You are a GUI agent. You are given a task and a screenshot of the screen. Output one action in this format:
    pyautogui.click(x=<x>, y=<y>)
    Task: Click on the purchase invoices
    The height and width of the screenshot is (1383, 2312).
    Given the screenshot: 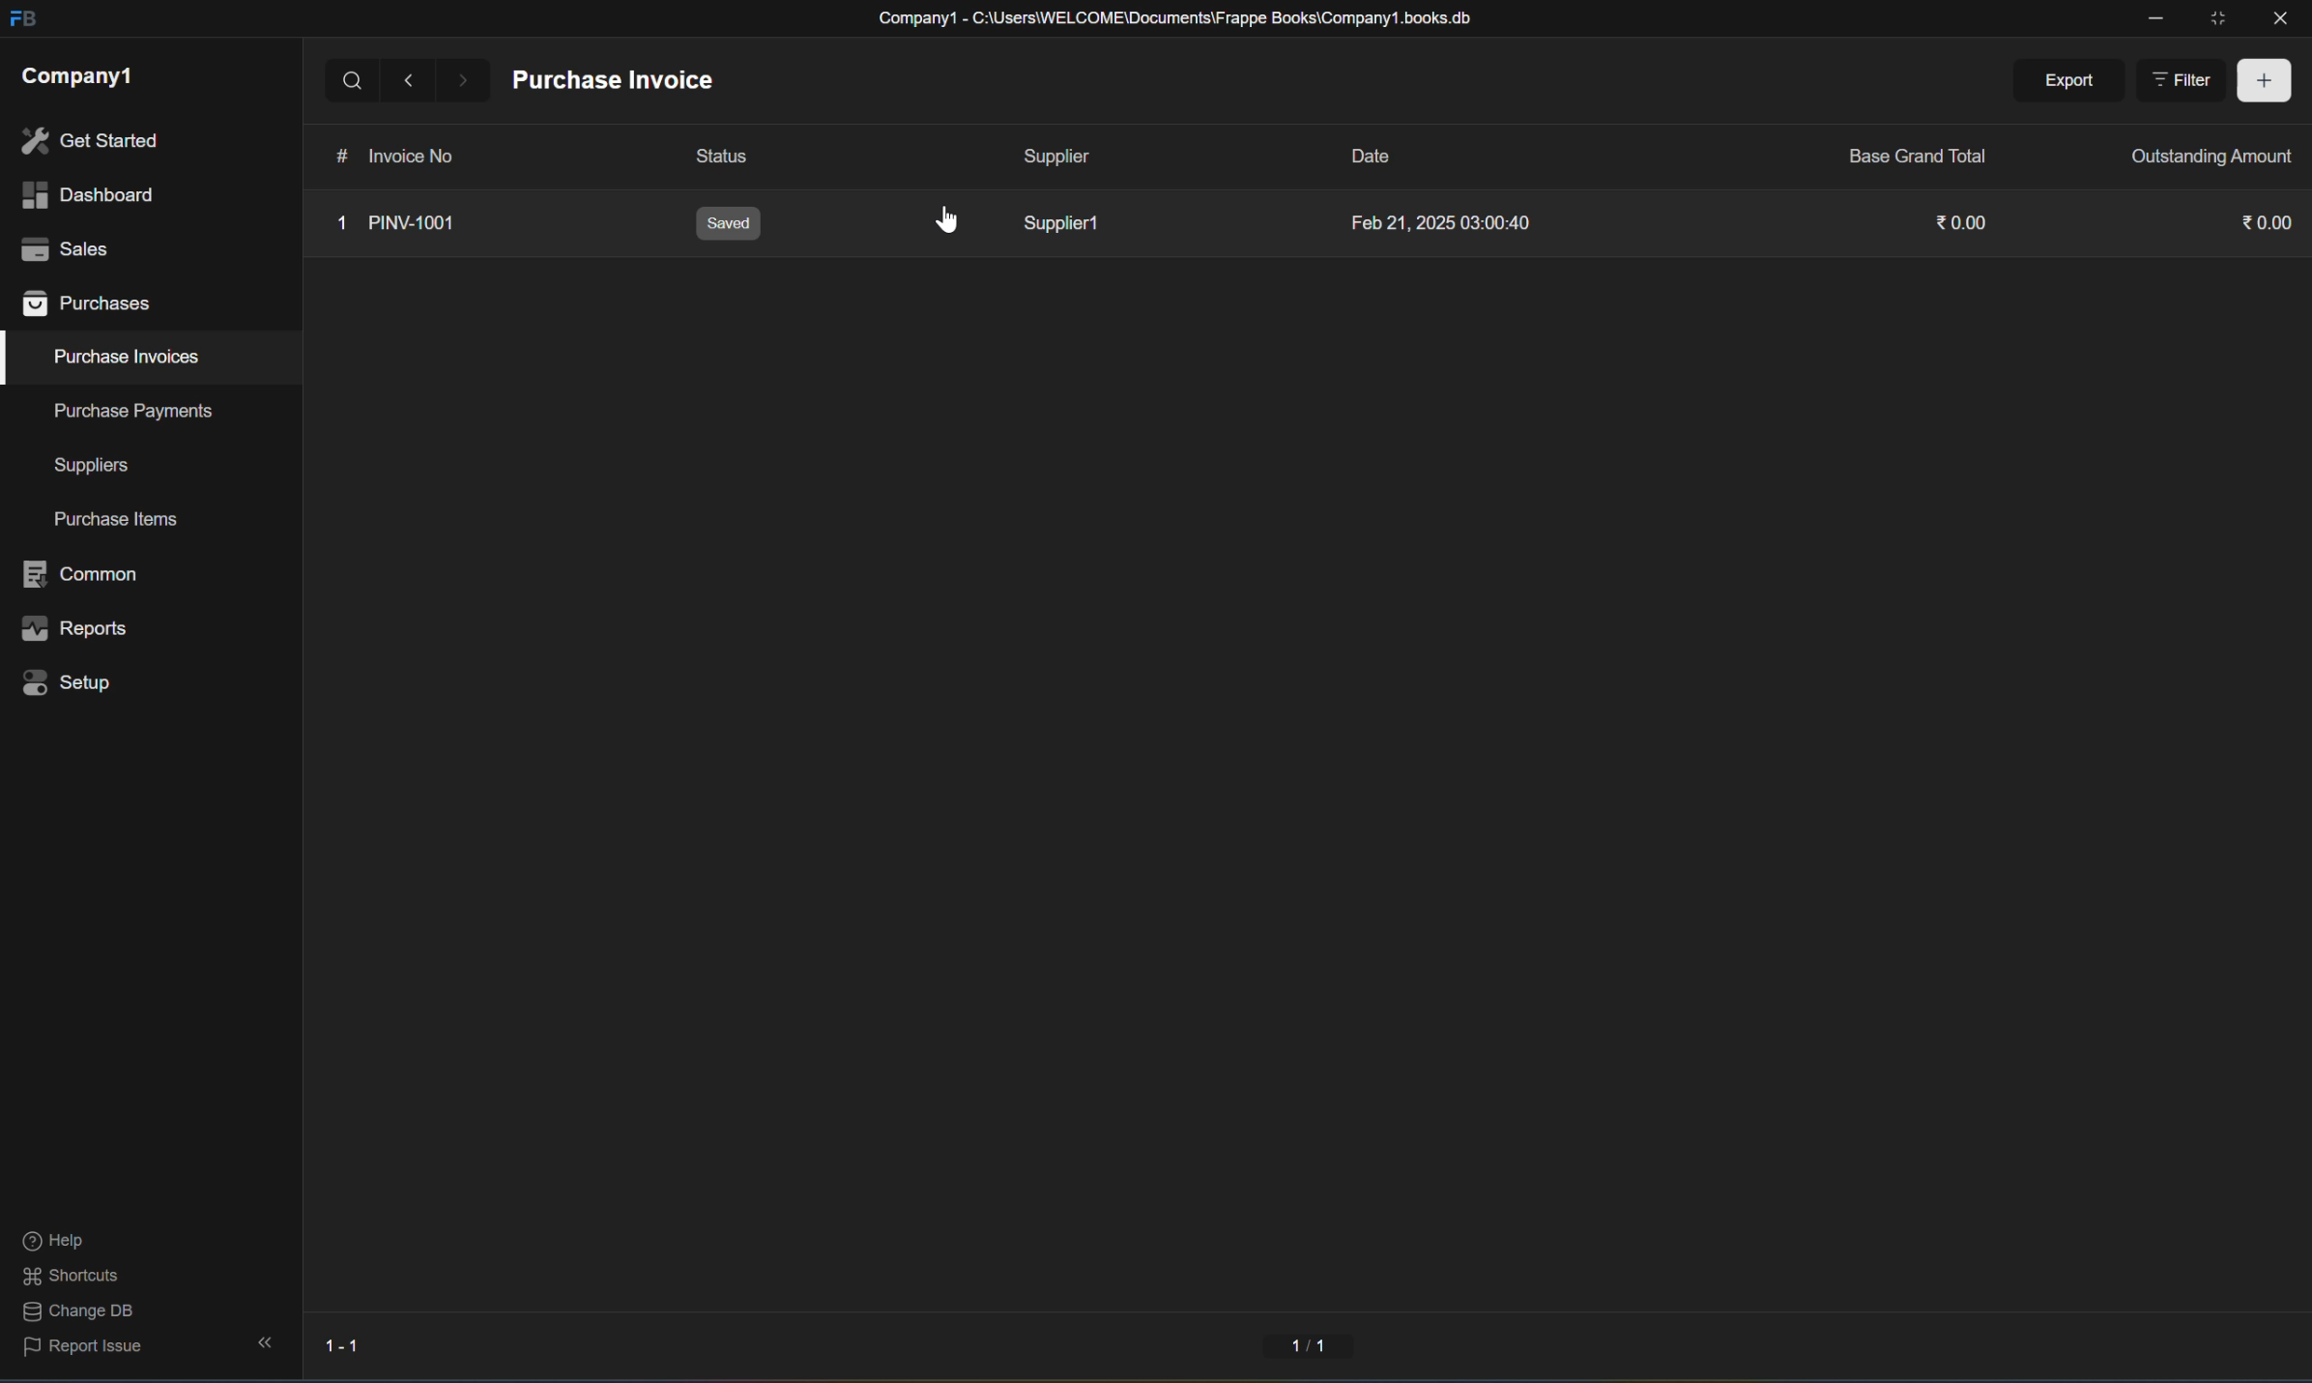 What is the action you would take?
    pyautogui.click(x=129, y=357)
    